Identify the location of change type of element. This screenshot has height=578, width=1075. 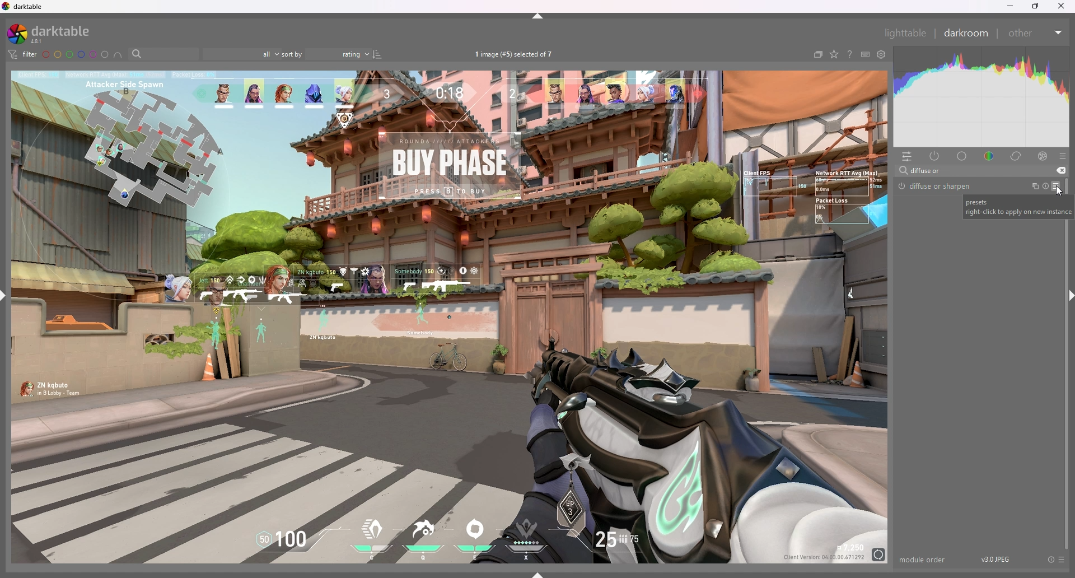
(834, 54).